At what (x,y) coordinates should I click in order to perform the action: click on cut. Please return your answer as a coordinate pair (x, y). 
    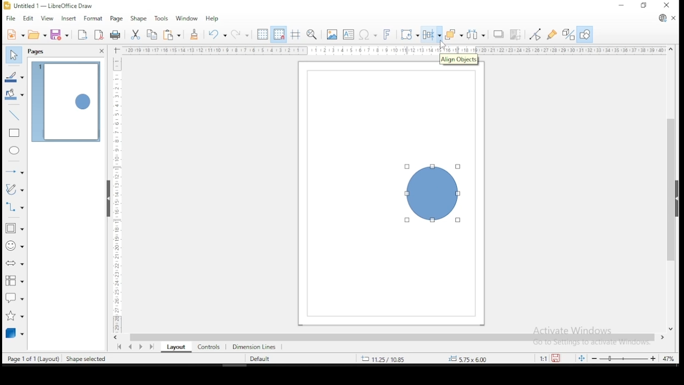
    Looking at the image, I should click on (135, 35).